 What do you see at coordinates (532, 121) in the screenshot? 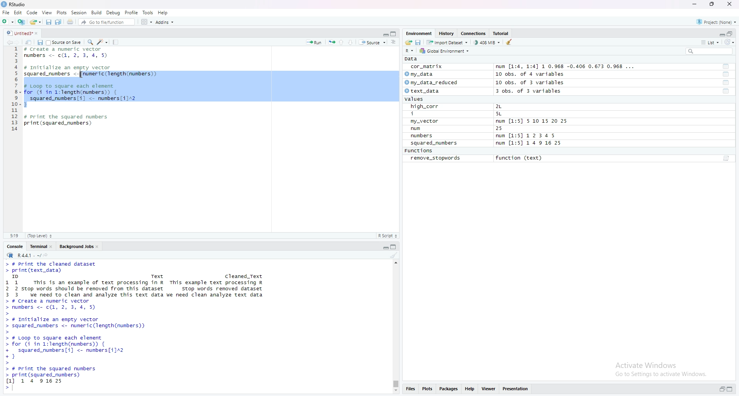
I see `num [1:5] S 10 15 20 25` at bounding box center [532, 121].